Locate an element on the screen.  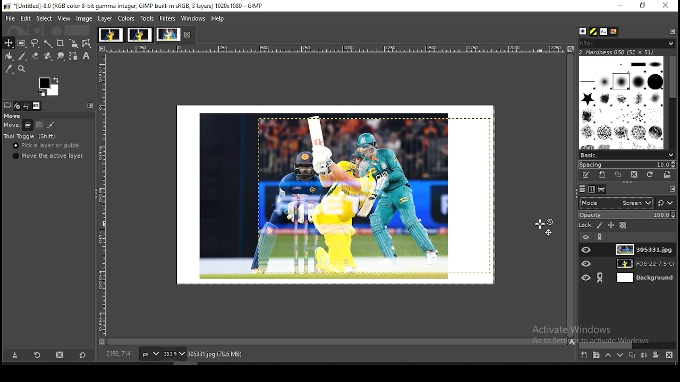
tool toggle is located at coordinates (30, 136).